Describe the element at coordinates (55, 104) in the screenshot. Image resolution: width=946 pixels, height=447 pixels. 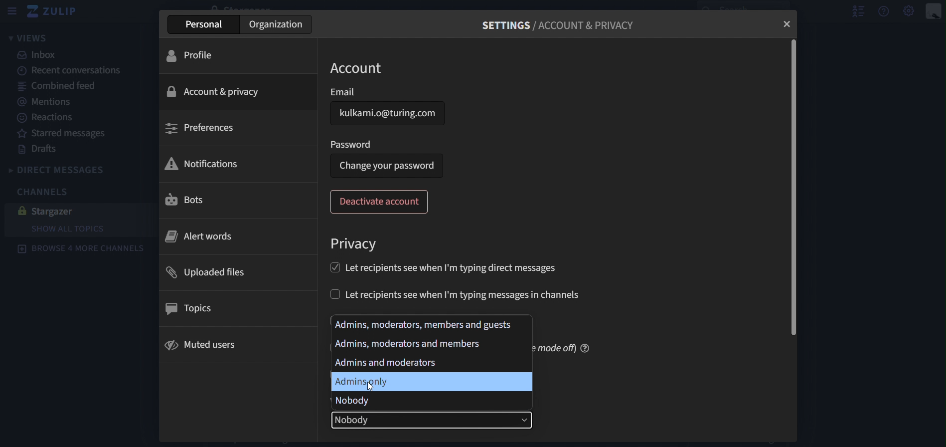
I see `mentions` at that location.